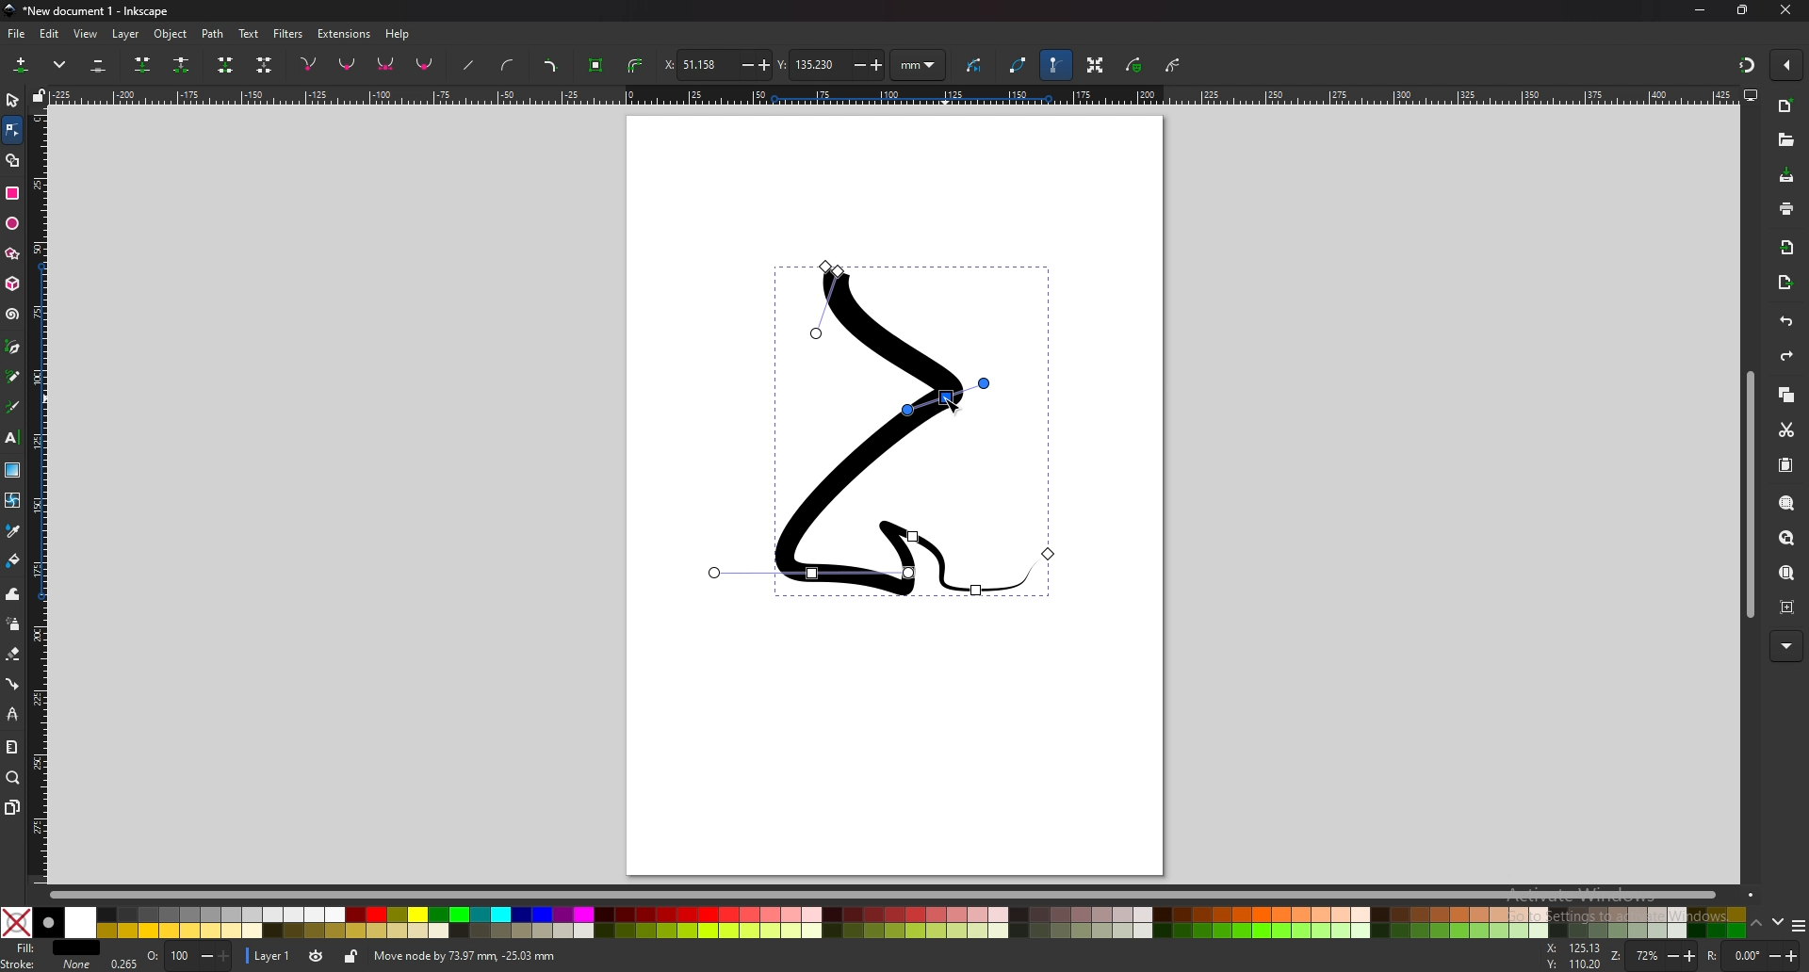  I want to click on x coordinates, so click(715, 64).